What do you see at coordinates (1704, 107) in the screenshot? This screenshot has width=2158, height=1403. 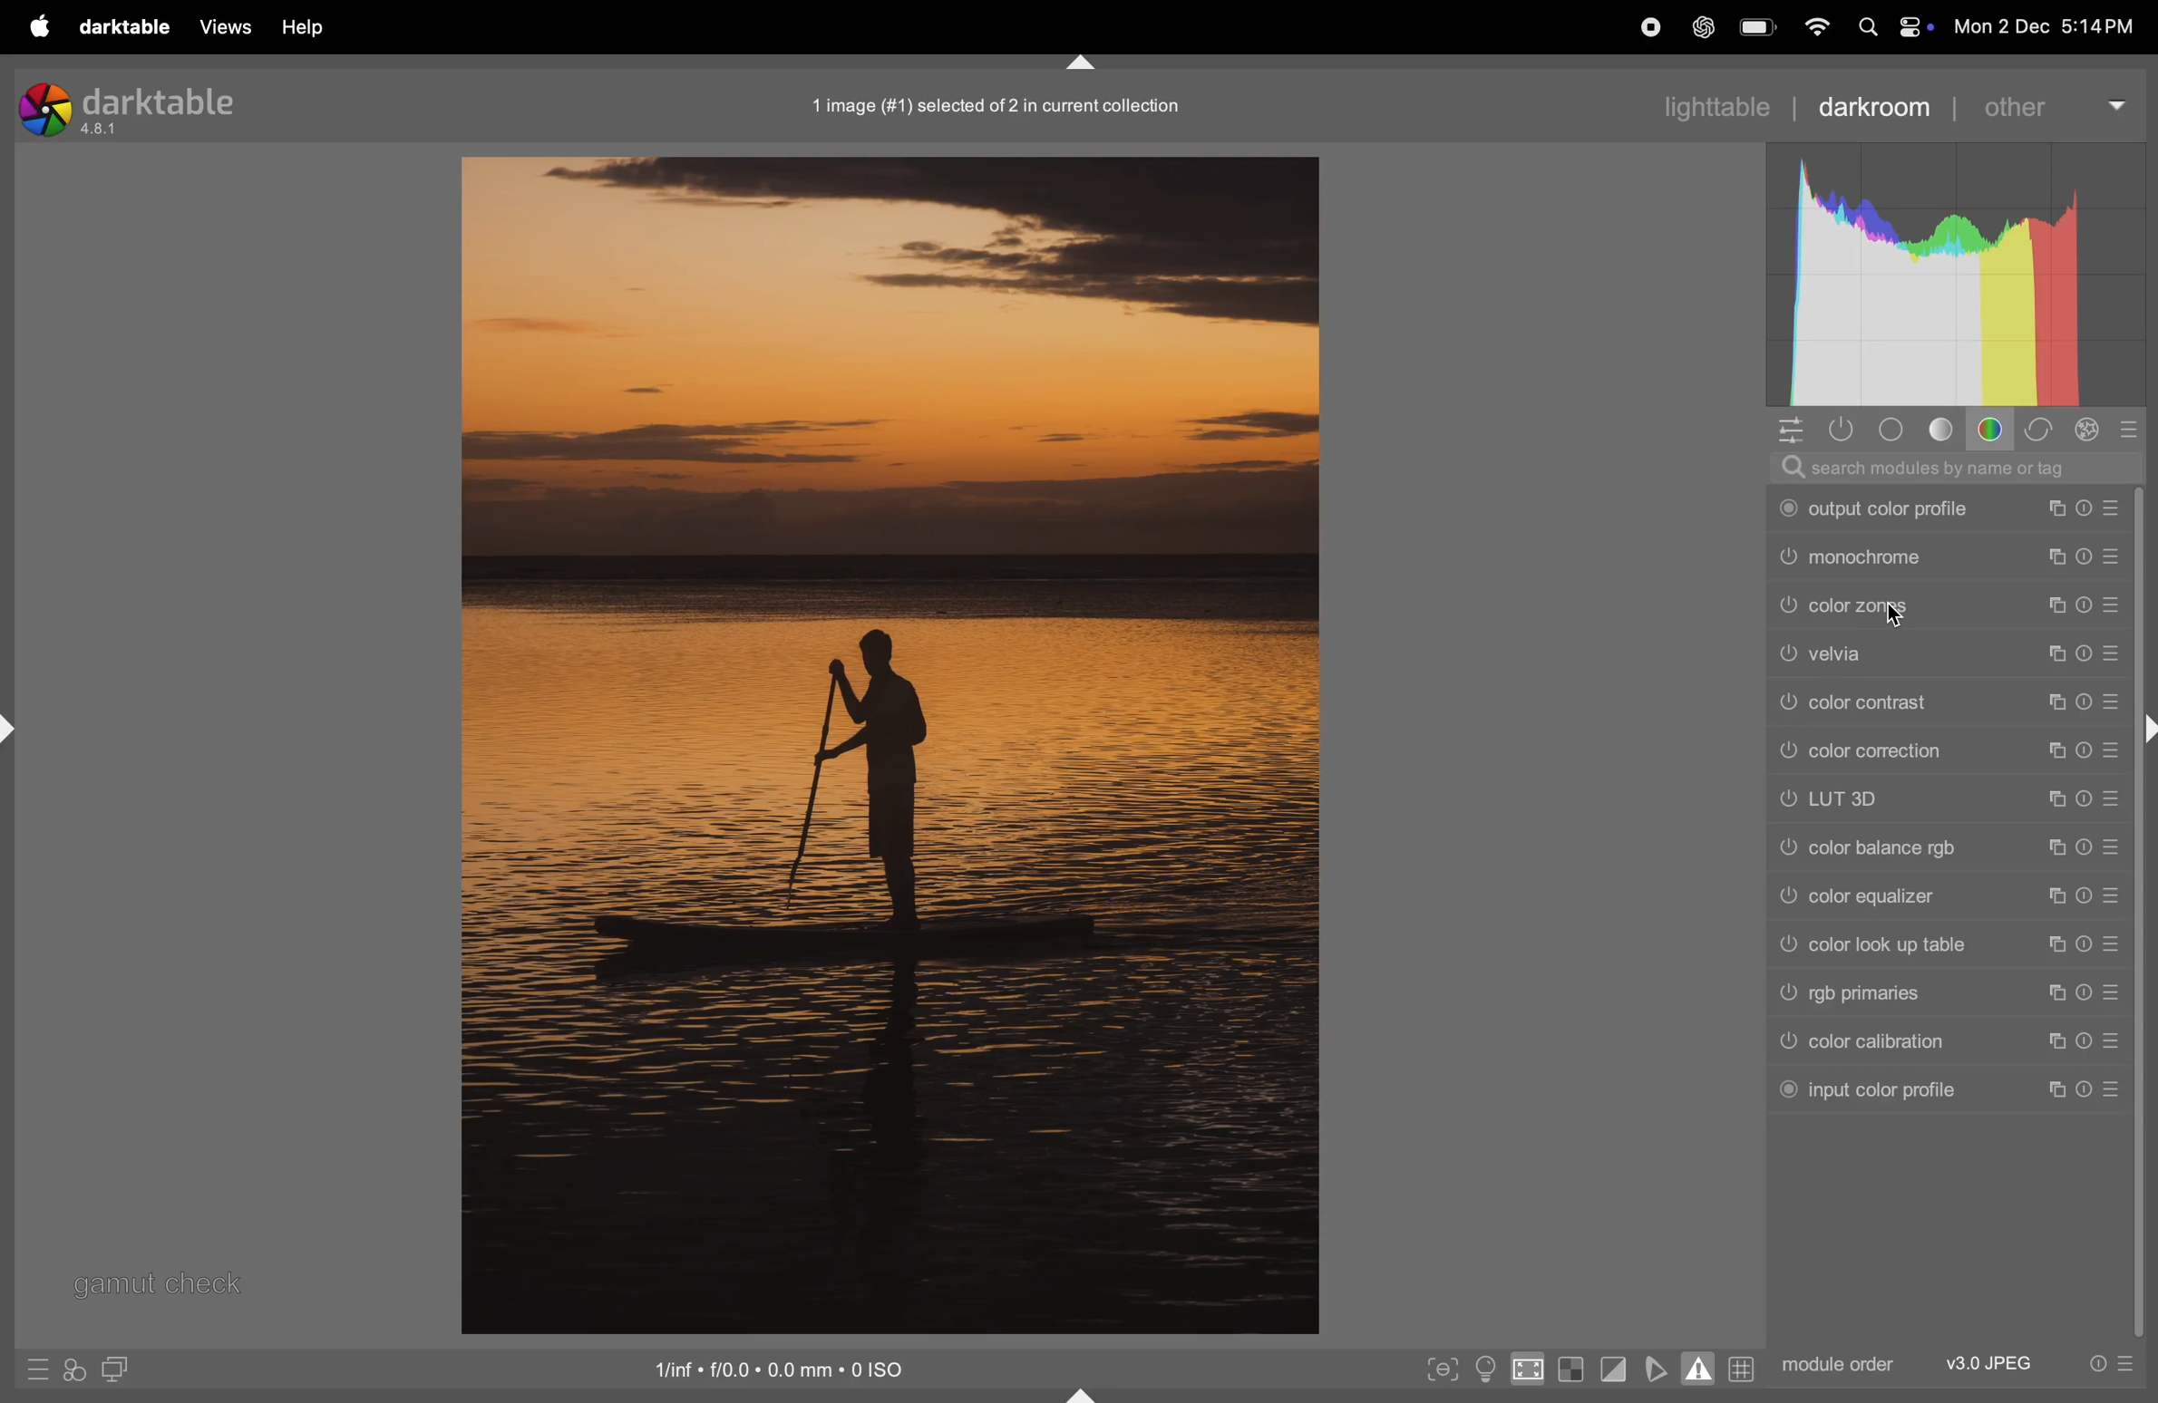 I see `lightable` at bounding box center [1704, 107].